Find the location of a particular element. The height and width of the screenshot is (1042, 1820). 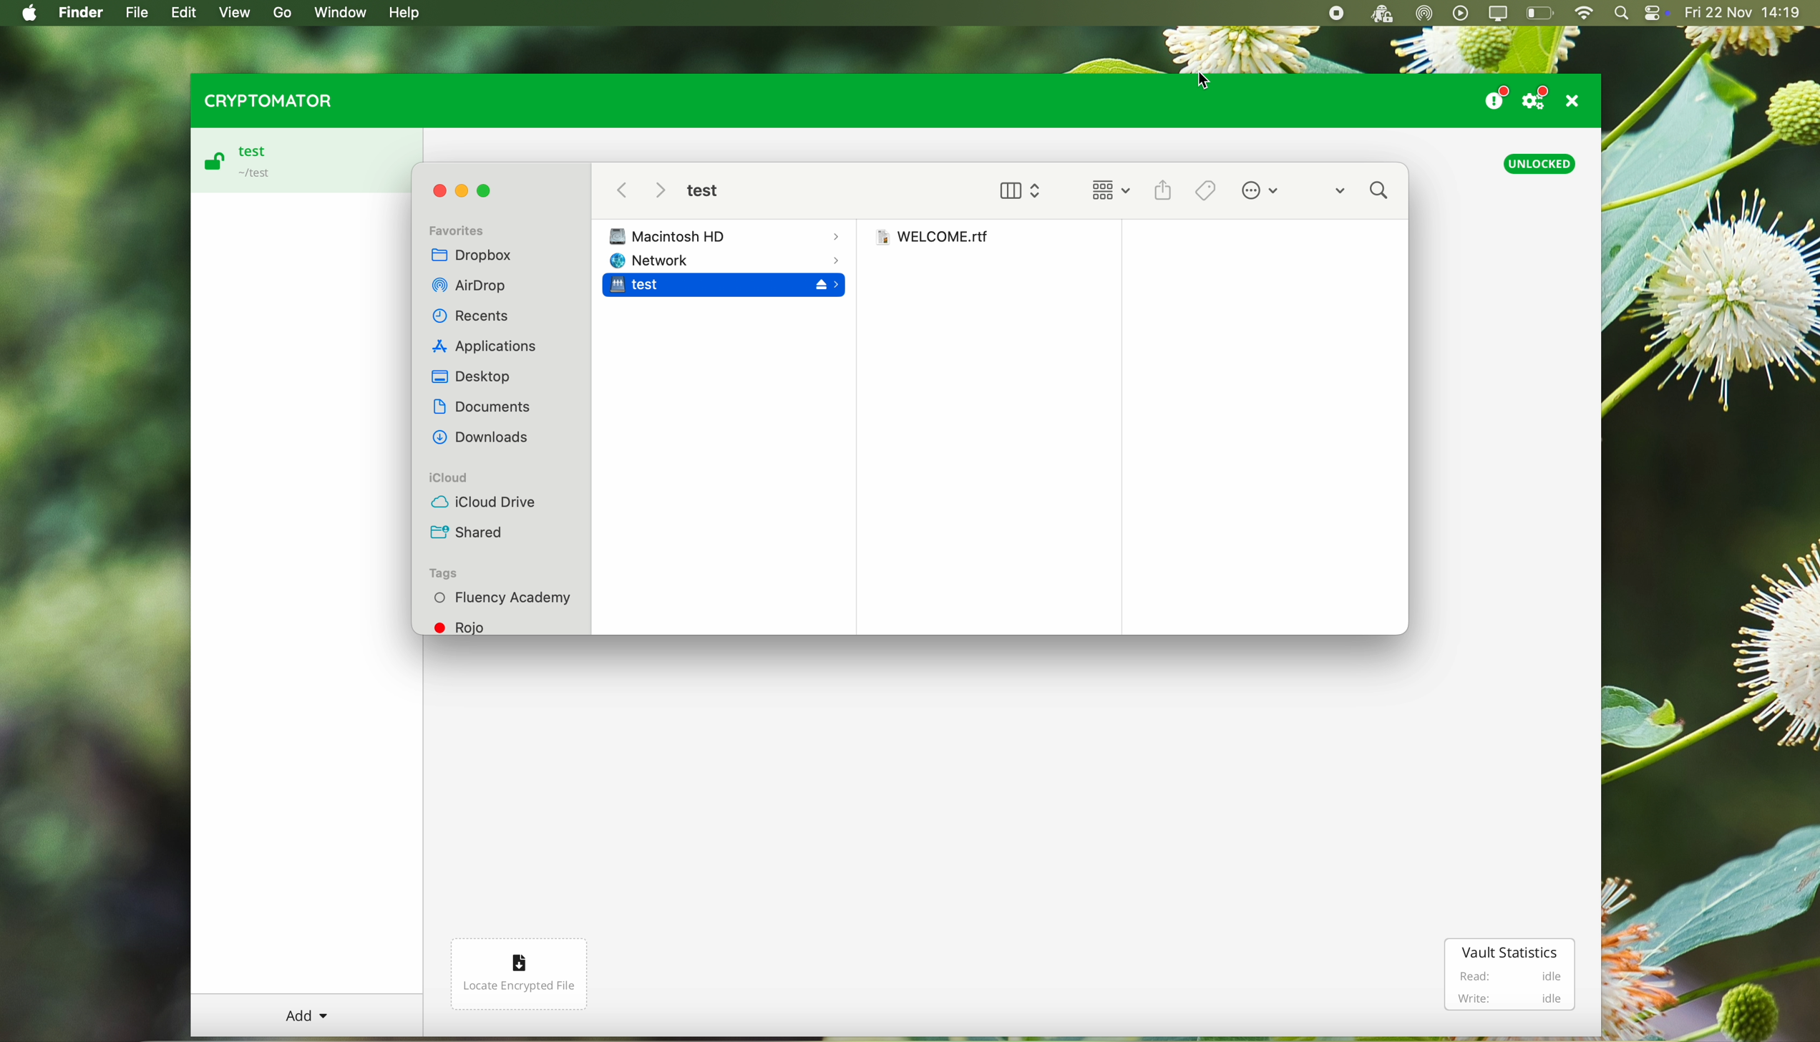

maximize is located at coordinates (490, 192).